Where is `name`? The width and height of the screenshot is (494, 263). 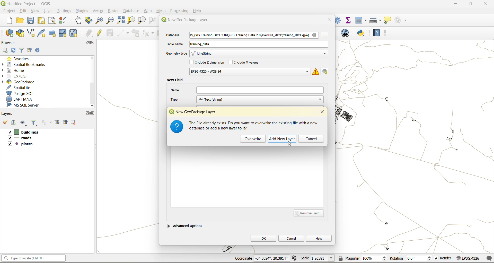
name is located at coordinates (247, 90).